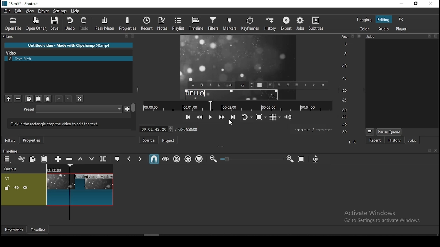  I want to click on zoom timeline in, so click(289, 158).